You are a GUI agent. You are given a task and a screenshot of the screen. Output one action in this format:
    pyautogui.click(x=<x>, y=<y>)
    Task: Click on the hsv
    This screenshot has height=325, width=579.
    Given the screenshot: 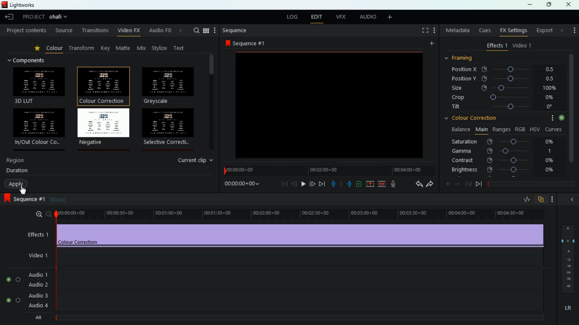 What is the action you would take?
    pyautogui.click(x=536, y=129)
    